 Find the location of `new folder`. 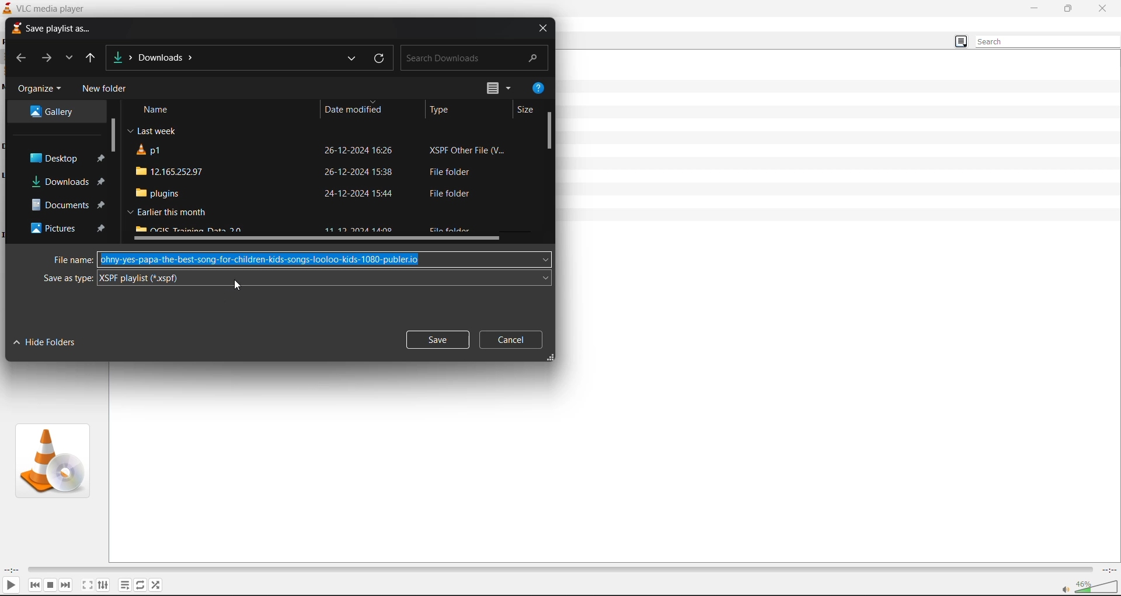

new folder is located at coordinates (103, 89).